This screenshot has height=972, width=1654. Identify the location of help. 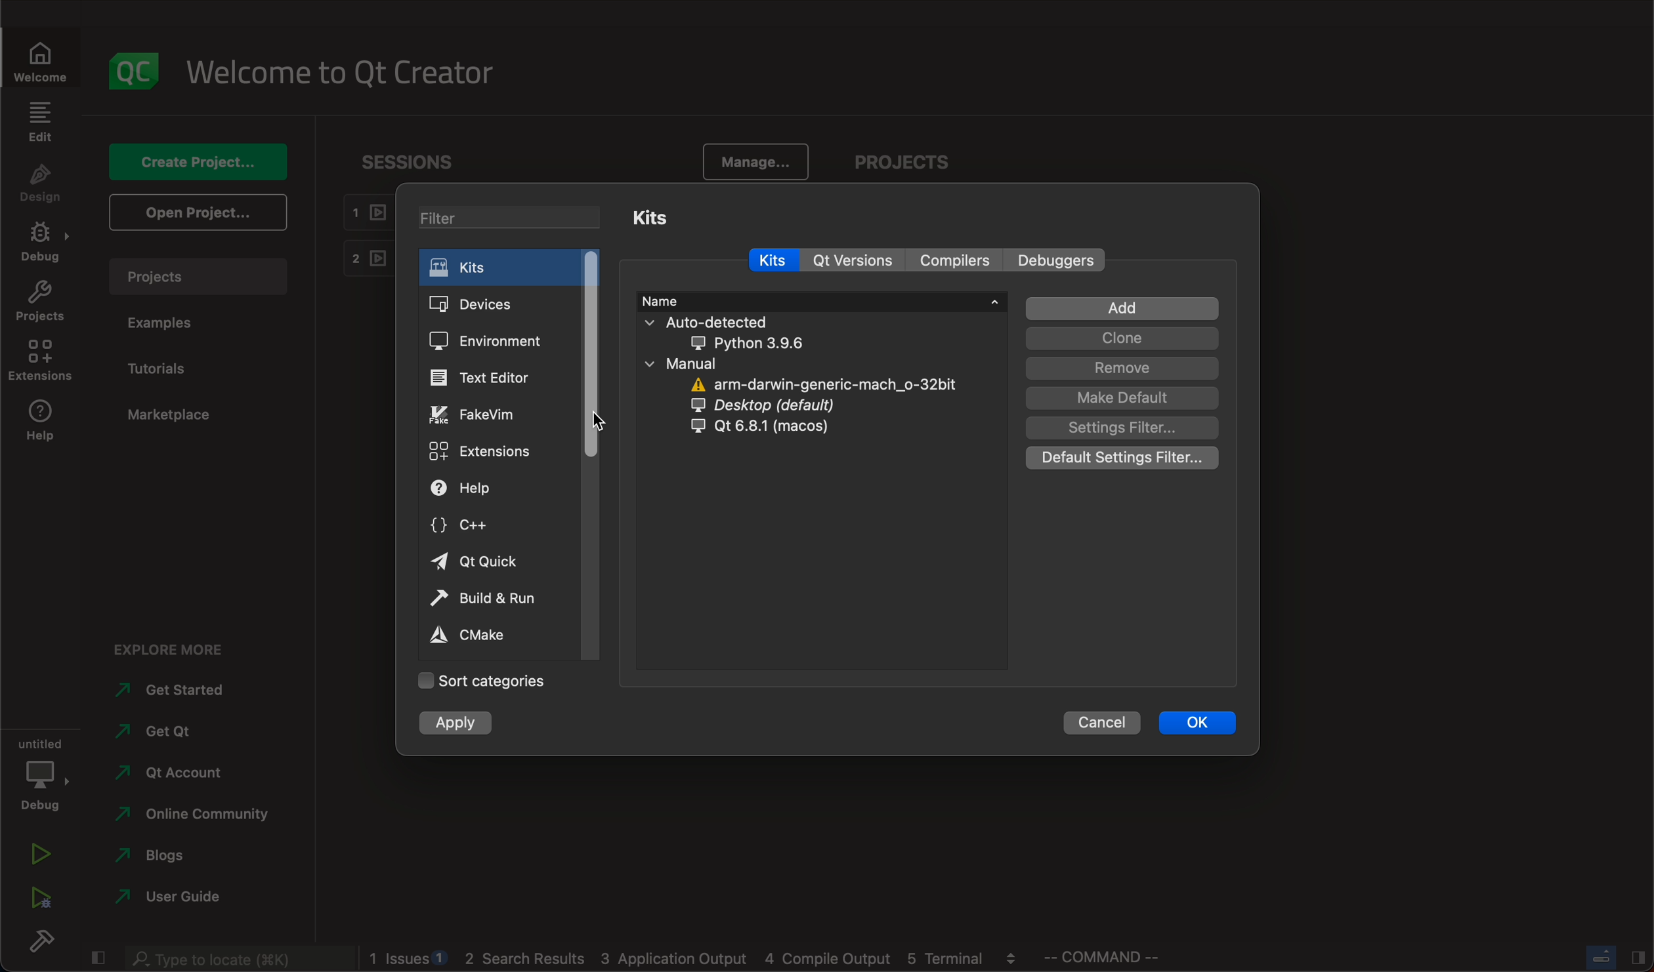
(41, 423).